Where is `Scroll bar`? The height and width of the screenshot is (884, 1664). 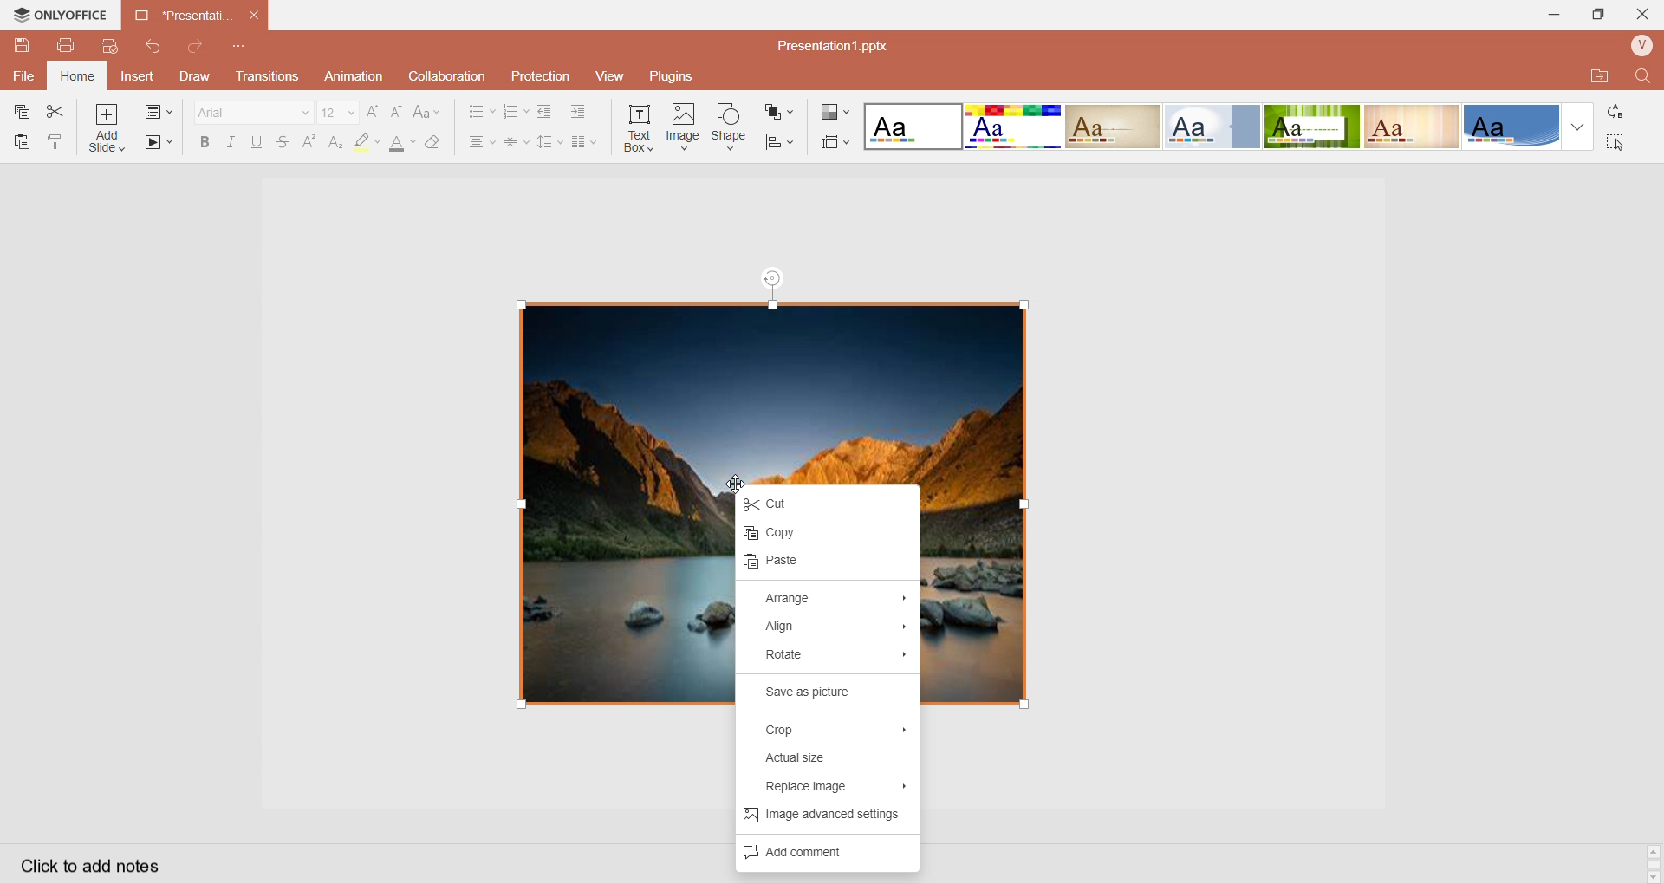 Scroll bar is located at coordinates (1653, 864).